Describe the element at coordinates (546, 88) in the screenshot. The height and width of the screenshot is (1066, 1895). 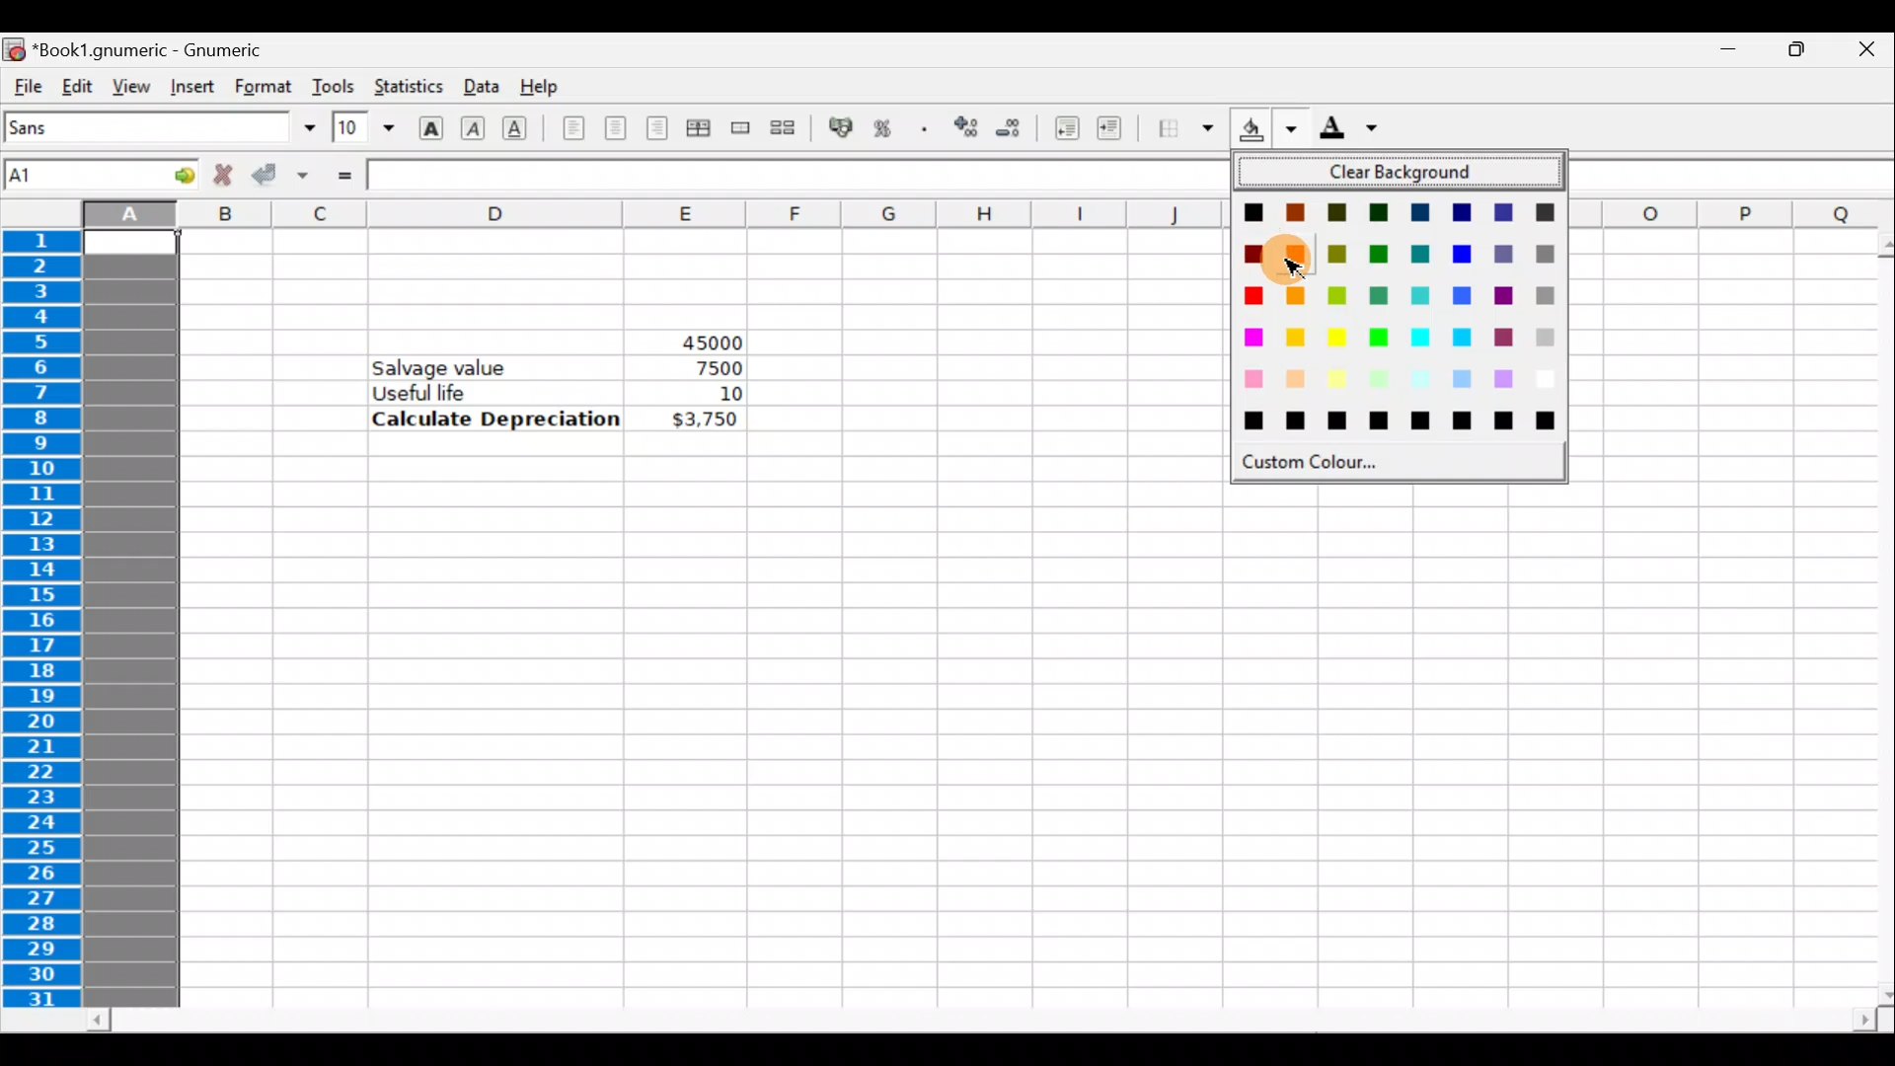
I see `Help` at that location.